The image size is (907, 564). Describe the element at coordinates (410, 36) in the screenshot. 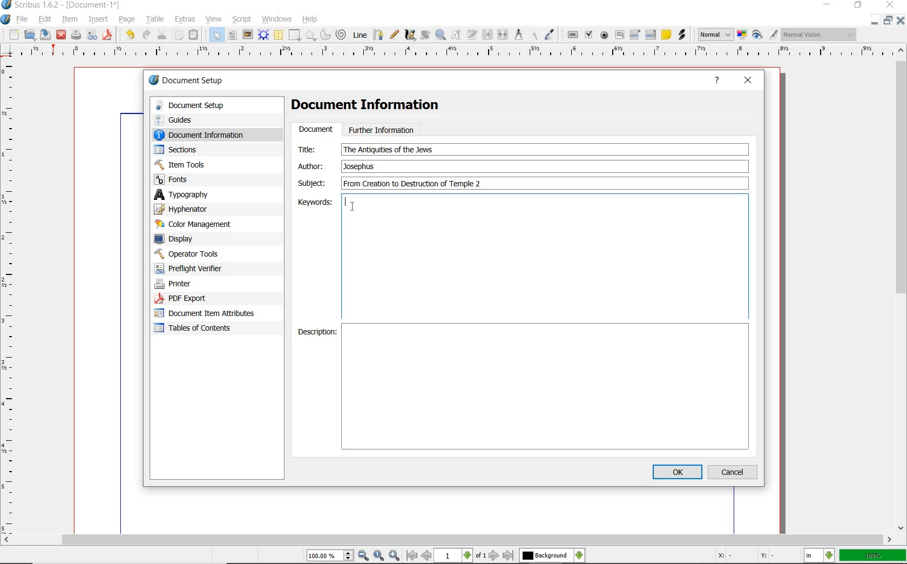

I see `calligraphic line` at that location.